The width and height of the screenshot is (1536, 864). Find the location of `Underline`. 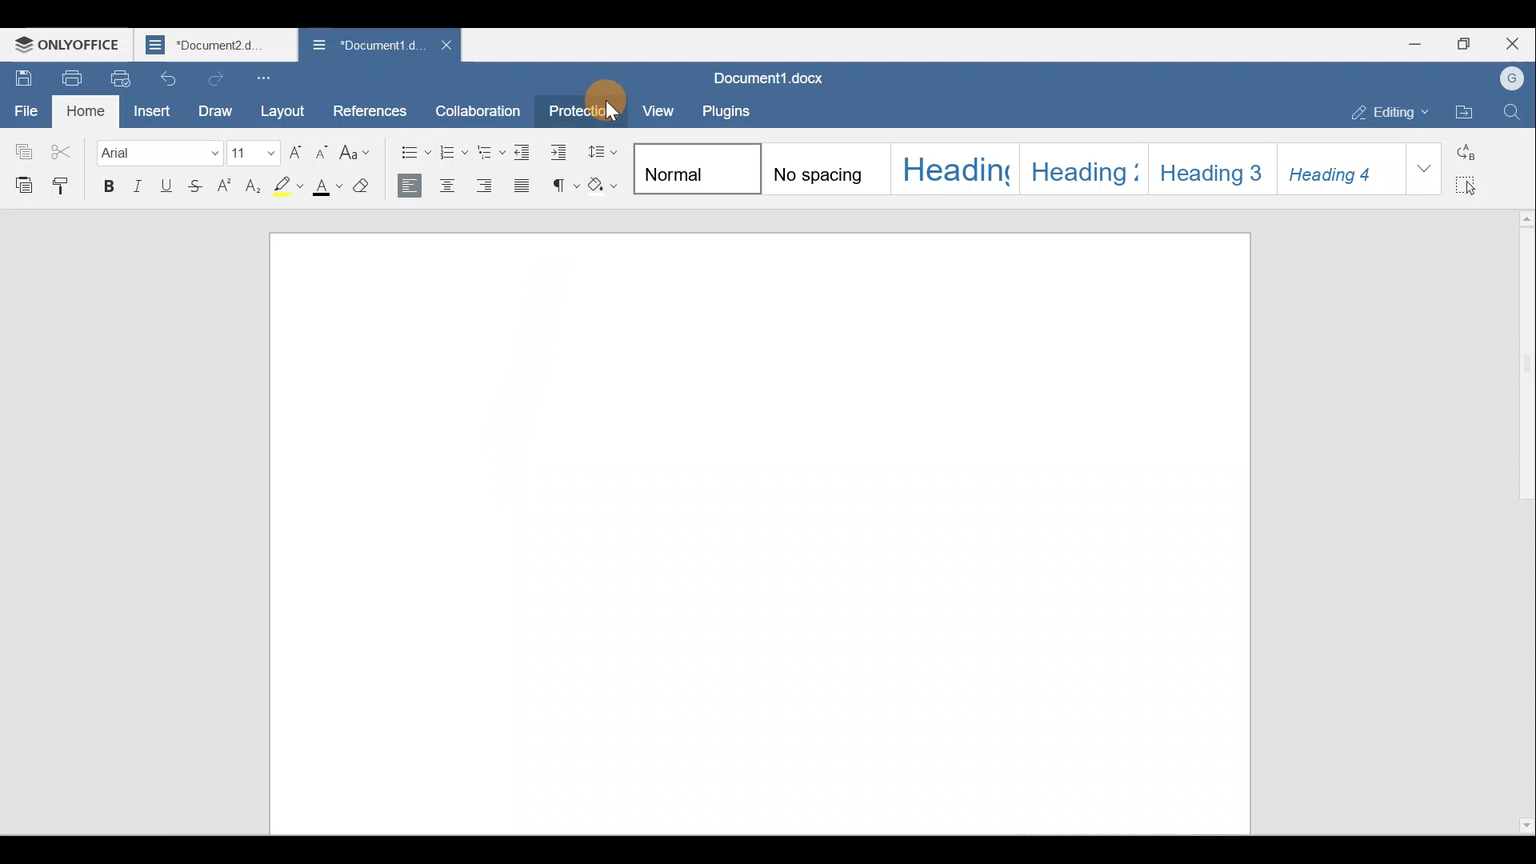

Underline is located at coordinates (171, 186).